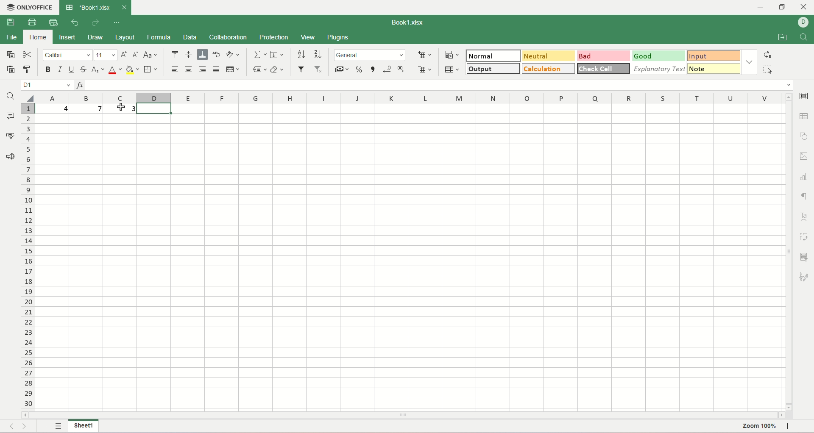 The image size is (814, 433). What do you see at coordinates (411, 257) in the screenshot?
I see `worksheet` at bounding box center [411, 257].